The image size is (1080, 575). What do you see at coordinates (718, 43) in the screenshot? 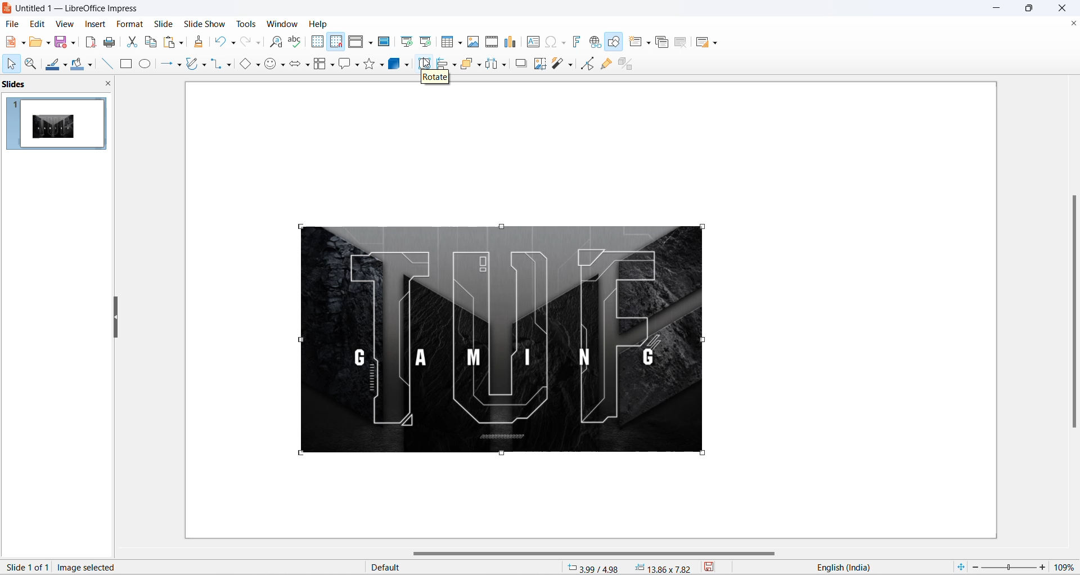
I see `Slide layout options` at bounding box center [718, 43].